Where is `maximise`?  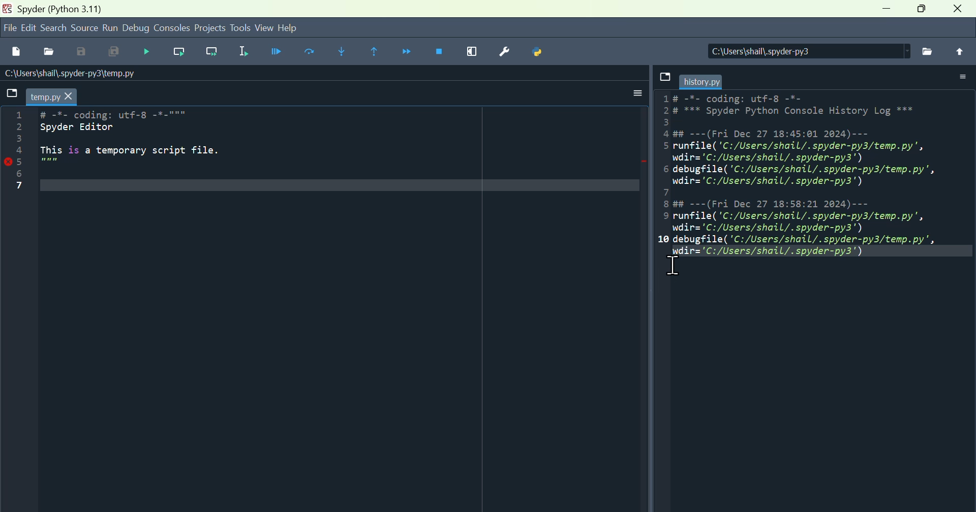 maximise is located at coordinates (920, 14).